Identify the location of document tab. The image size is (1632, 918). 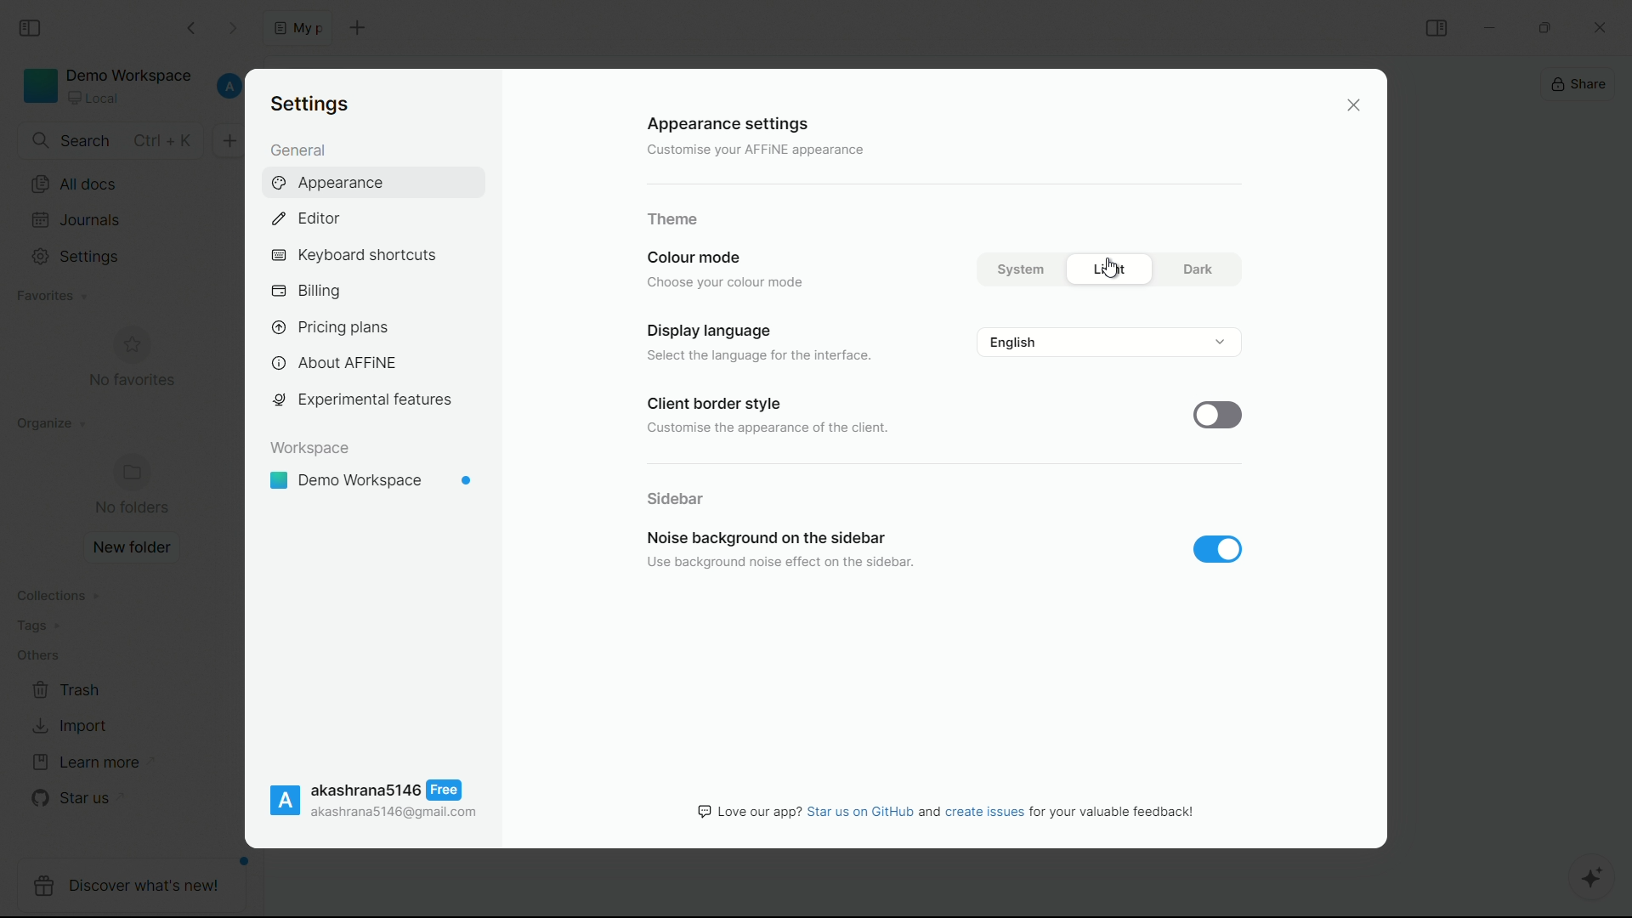
(297, 27).